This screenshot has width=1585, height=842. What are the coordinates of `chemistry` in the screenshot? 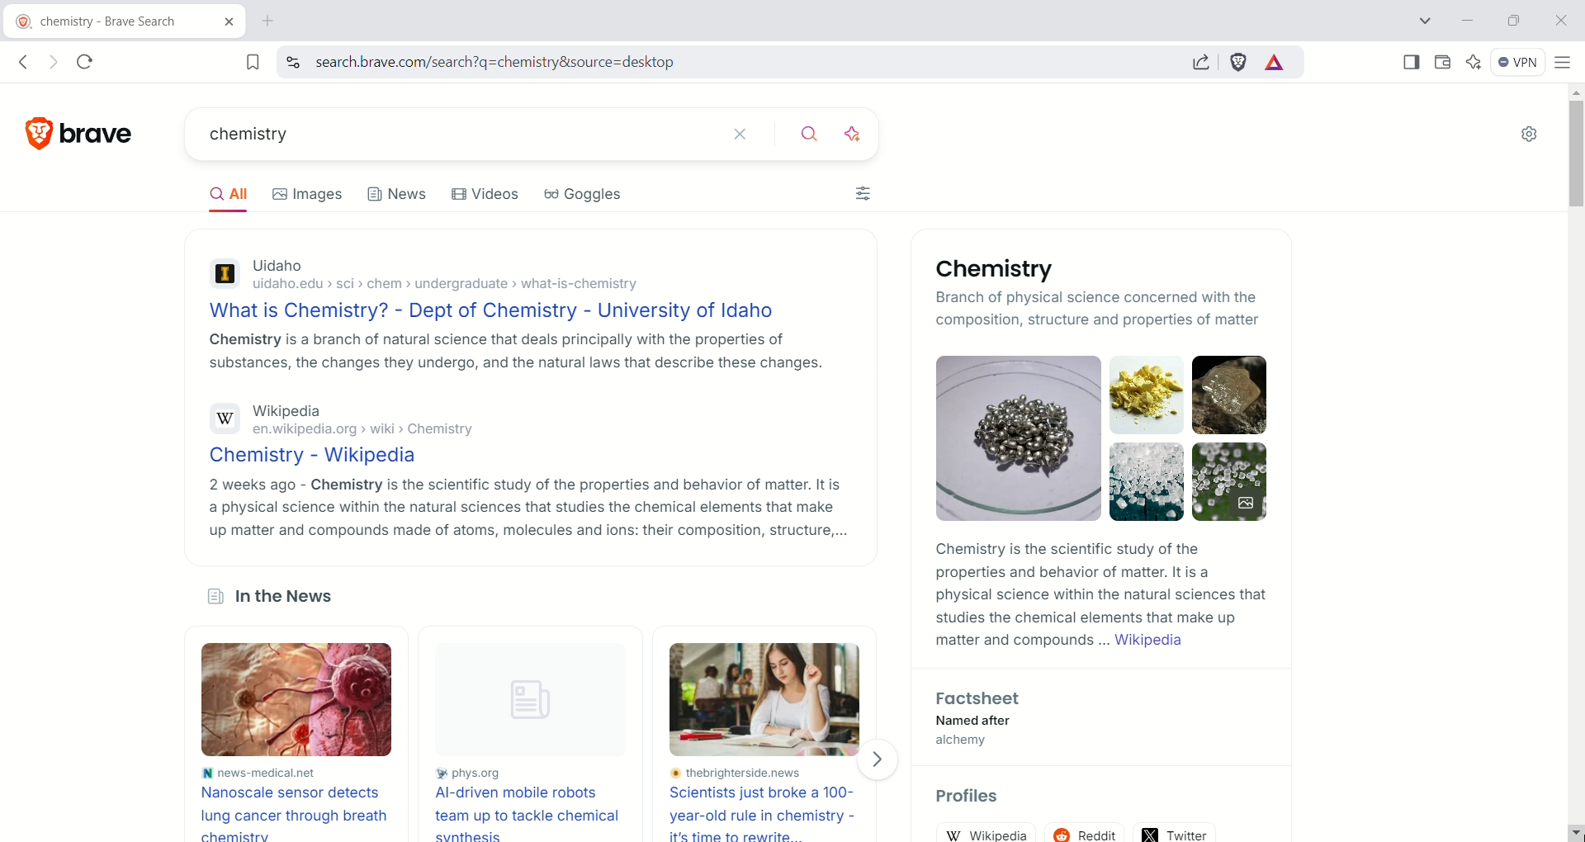 It's located at (434, 136).